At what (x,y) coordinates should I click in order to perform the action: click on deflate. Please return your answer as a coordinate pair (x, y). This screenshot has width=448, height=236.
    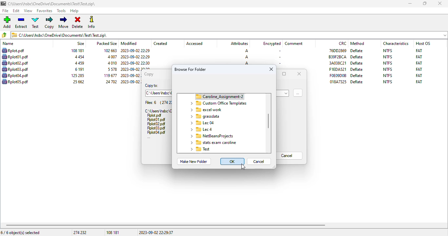
    Looking at the image, I should click on (356, 69).